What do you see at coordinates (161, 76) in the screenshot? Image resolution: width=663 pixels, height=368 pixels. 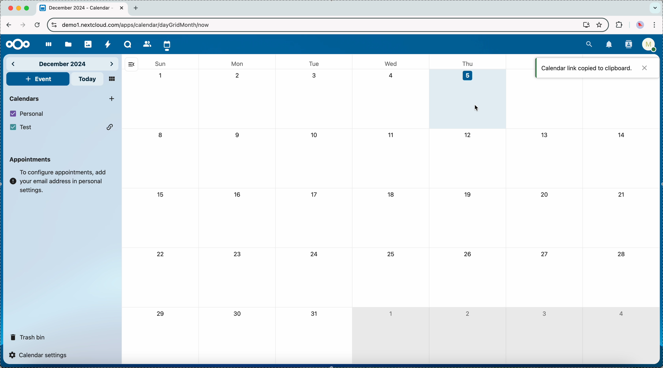 I see `1` at bounding box center [161, 76].